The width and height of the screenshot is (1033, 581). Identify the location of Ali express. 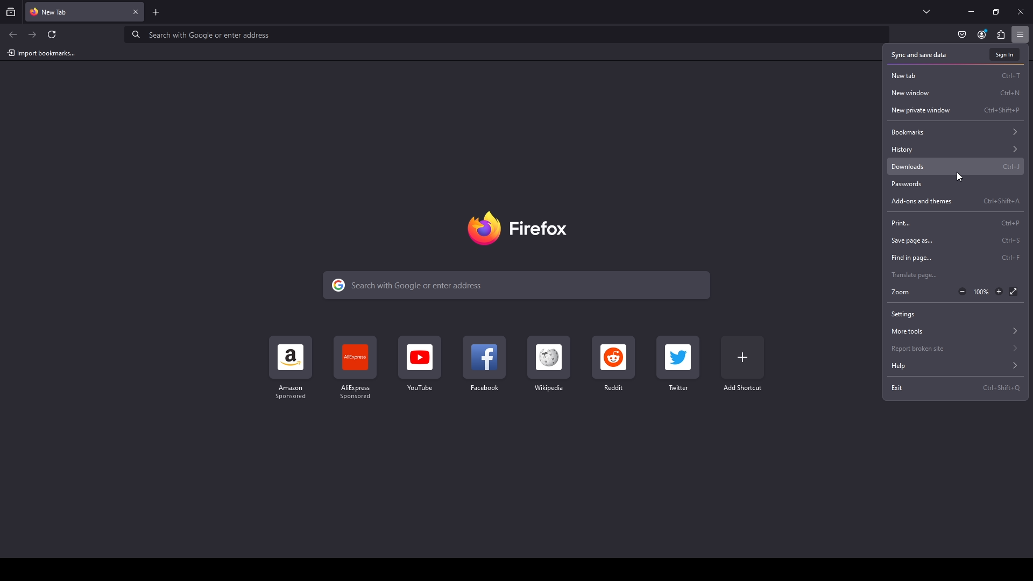
(358, 369).